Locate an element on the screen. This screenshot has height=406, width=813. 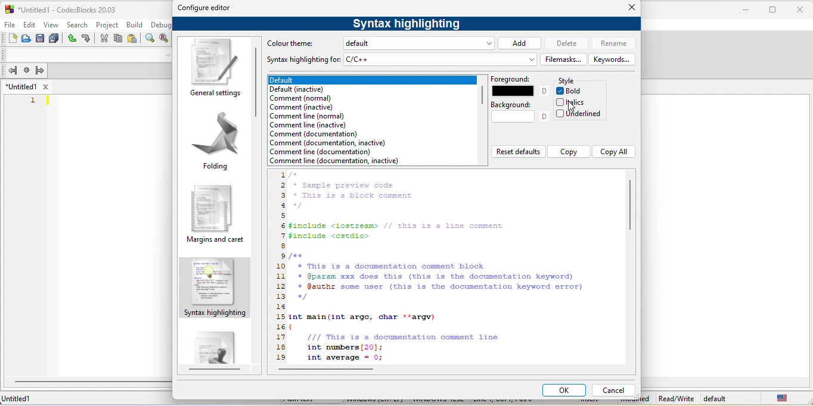
untitled 1 is located at coordinates (21, 86).